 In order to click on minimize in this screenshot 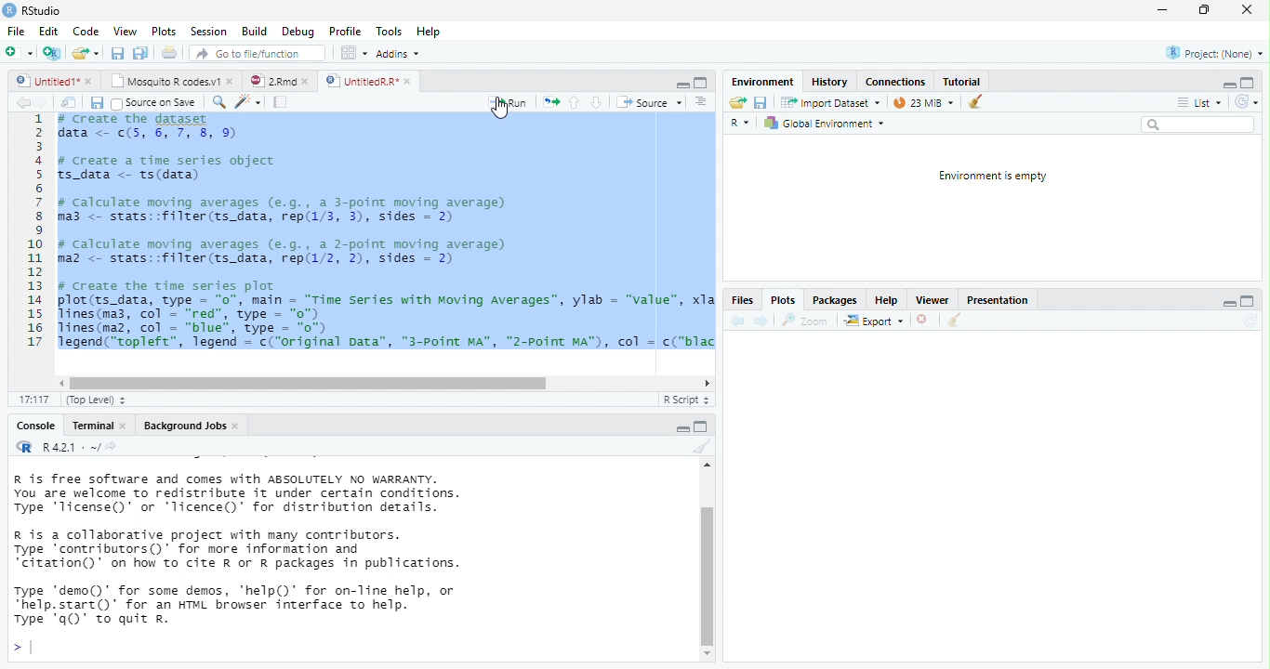, I will do `click(701, 426)`.